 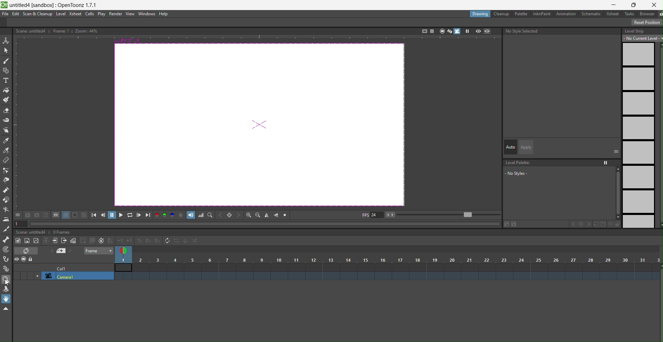 What do you see at coordinates (7, 209) in the screenshot?
I see `bender tool` at bounding box center [7, 209].